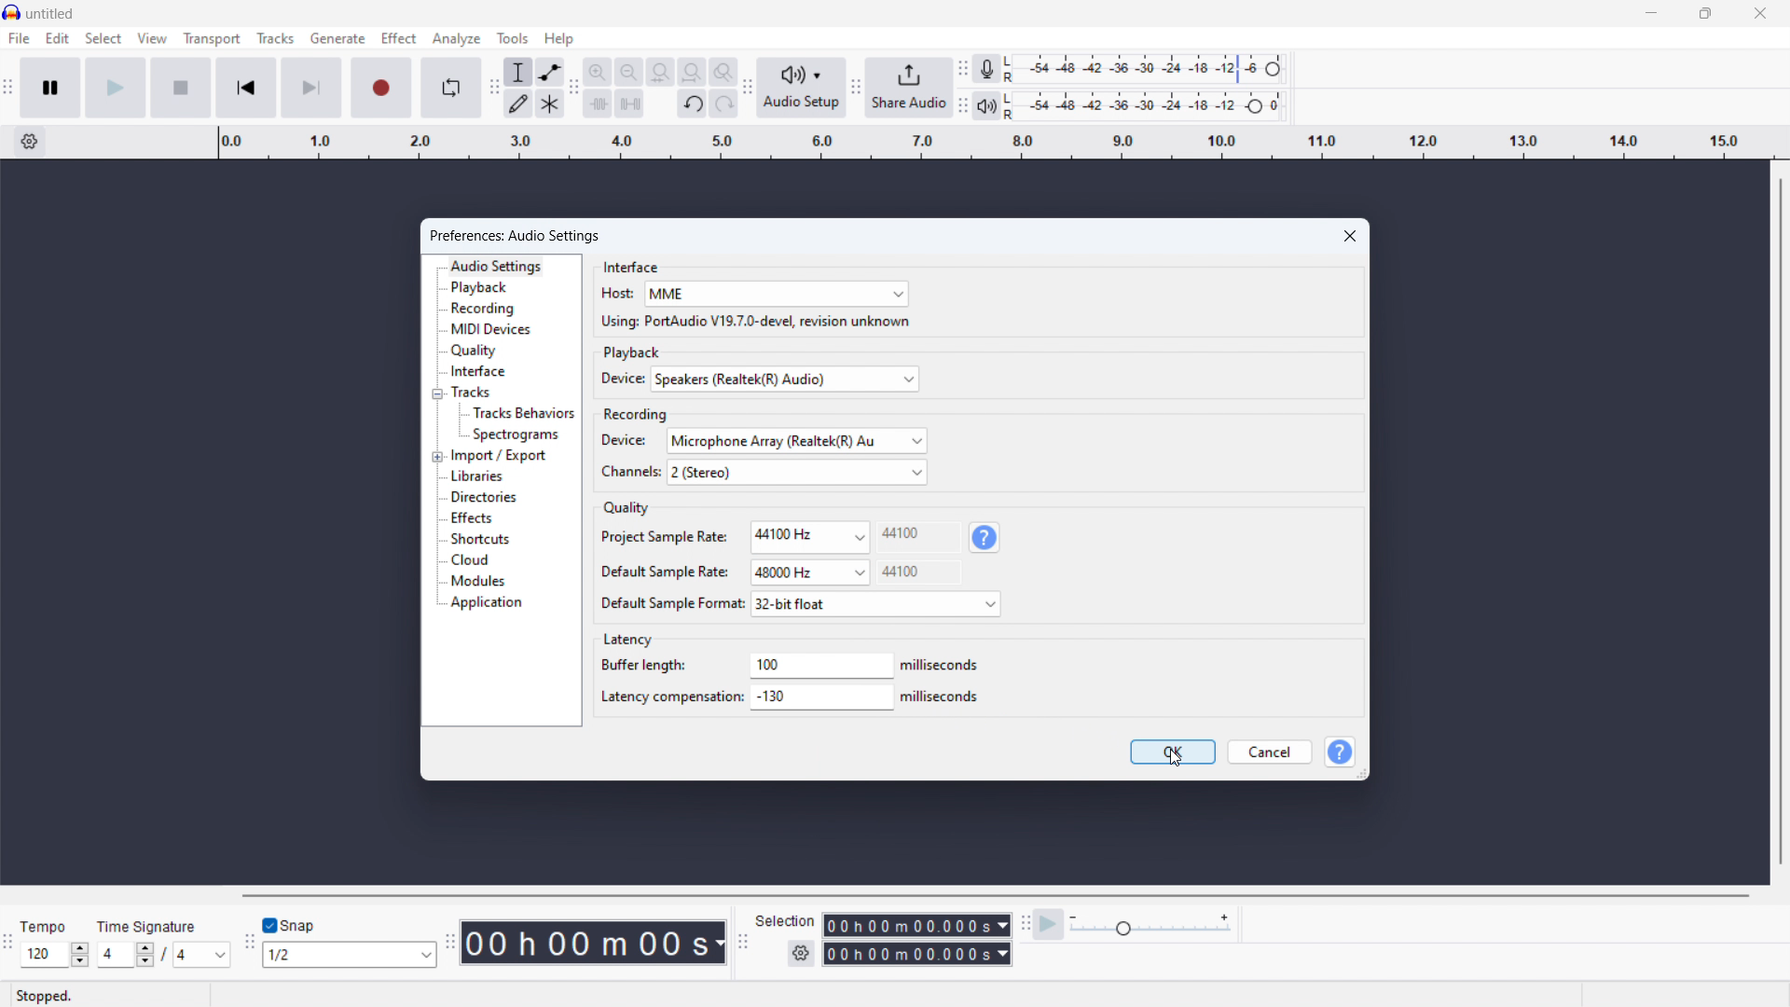 The image size is (1790, 1007). I want to click on recording level, so click(1150, 70).